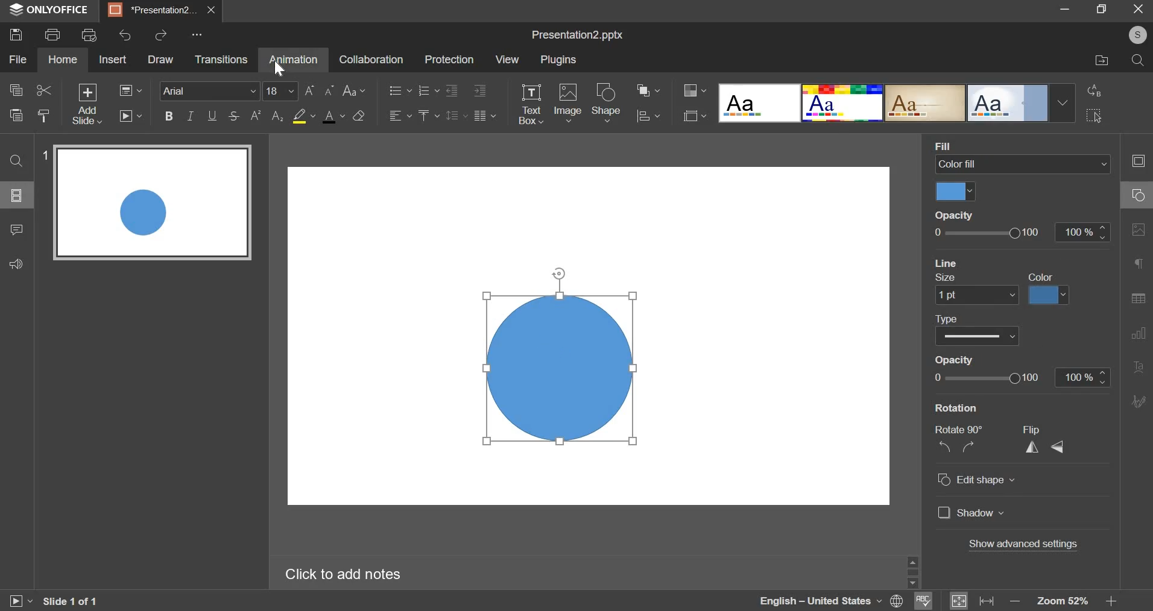 Image resolution: width=1153 pixels, height=611 pixels. Describe the element at coordinates (915, 561) in the screenshot. I see `move up` at that location.